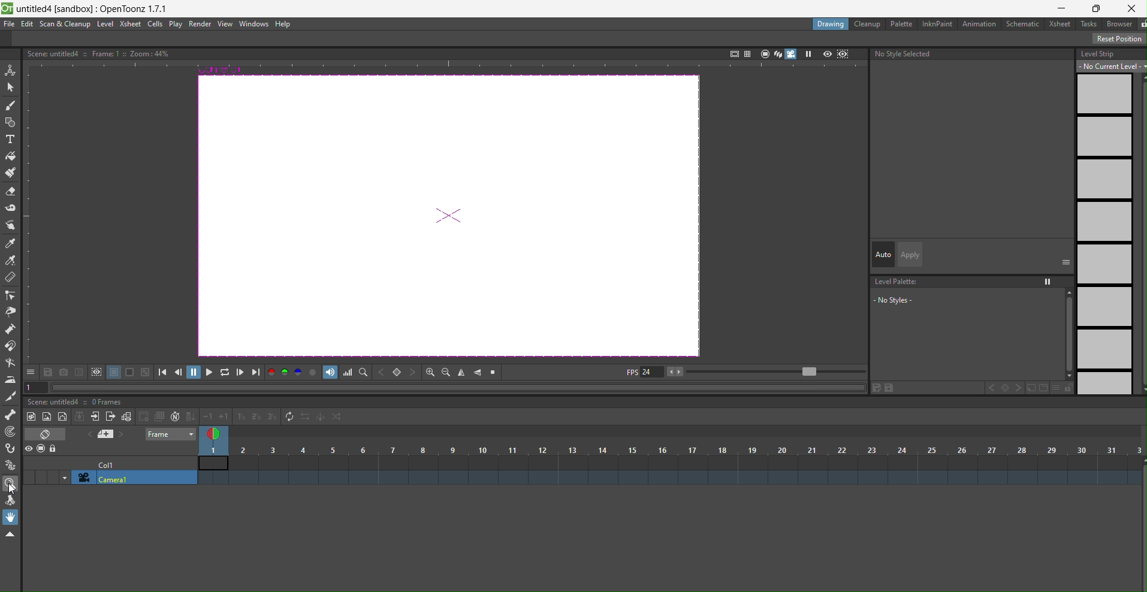 The image size is (1147, 592). I want to click on icon, so click(79, 418).